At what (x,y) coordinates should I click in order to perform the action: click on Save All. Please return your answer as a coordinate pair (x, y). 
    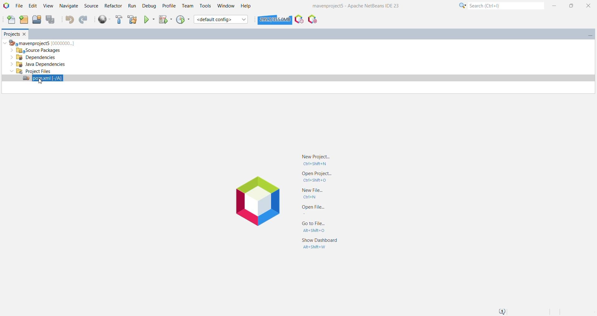
    Looking at the image, I should click on (51, 20).